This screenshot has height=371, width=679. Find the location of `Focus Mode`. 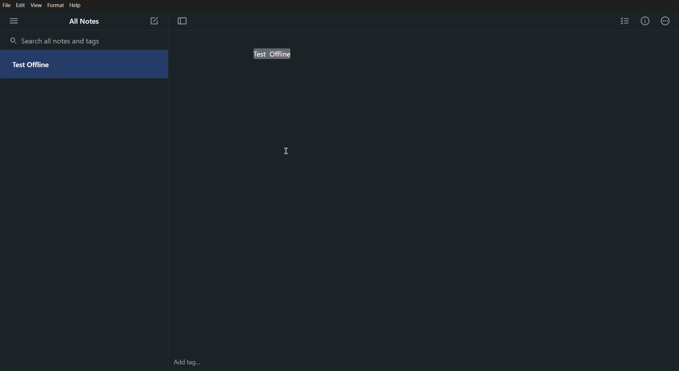

Focus Mode is located at coordinates (185, 22).